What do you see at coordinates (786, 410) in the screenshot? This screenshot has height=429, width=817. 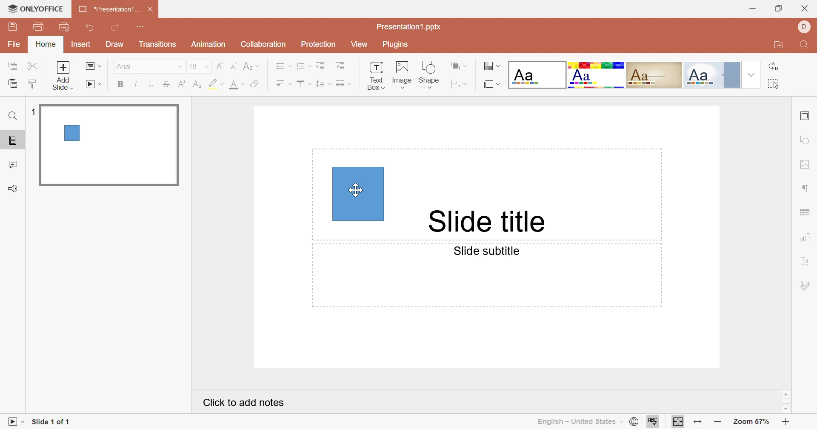 I see `Scroll down` at bounding box center [786, 410].